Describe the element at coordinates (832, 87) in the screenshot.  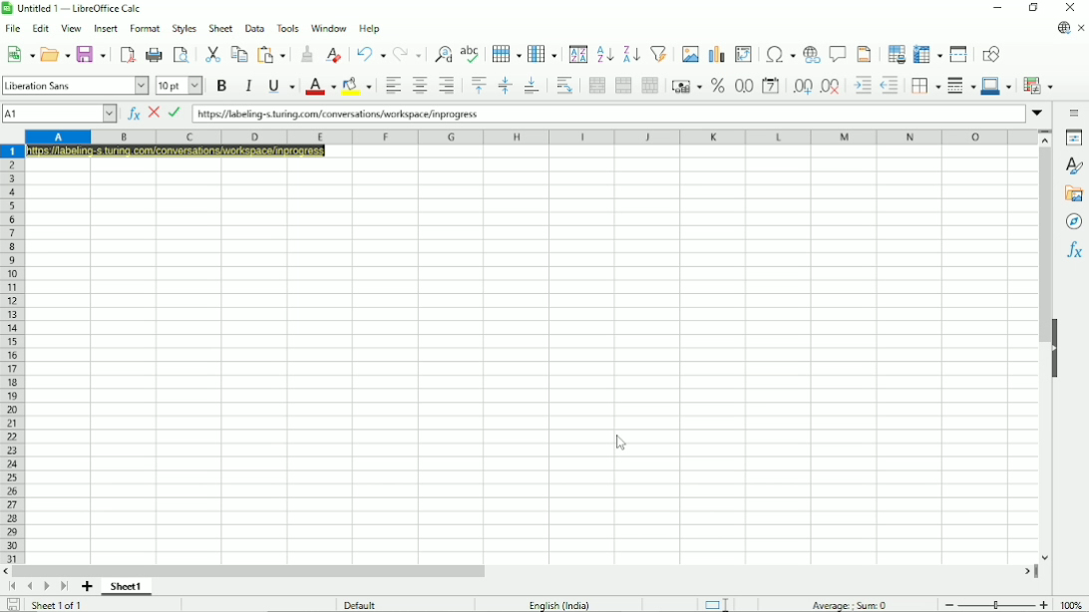
I see `Delete decimal place` at that location.